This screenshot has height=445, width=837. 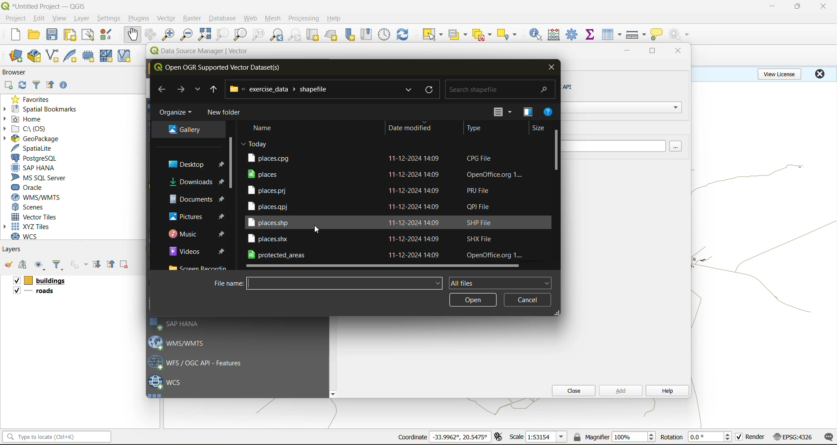 What do you see at coordinates (539, 129) in the screenshot?
I see `size` at bounding box center [539, 129].